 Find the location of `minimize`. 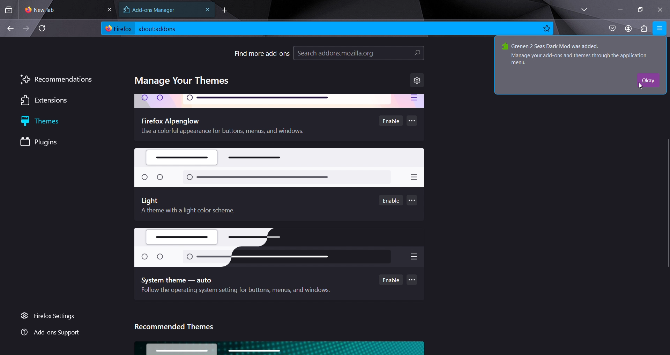

minimize is located at coordinates (618, 10).